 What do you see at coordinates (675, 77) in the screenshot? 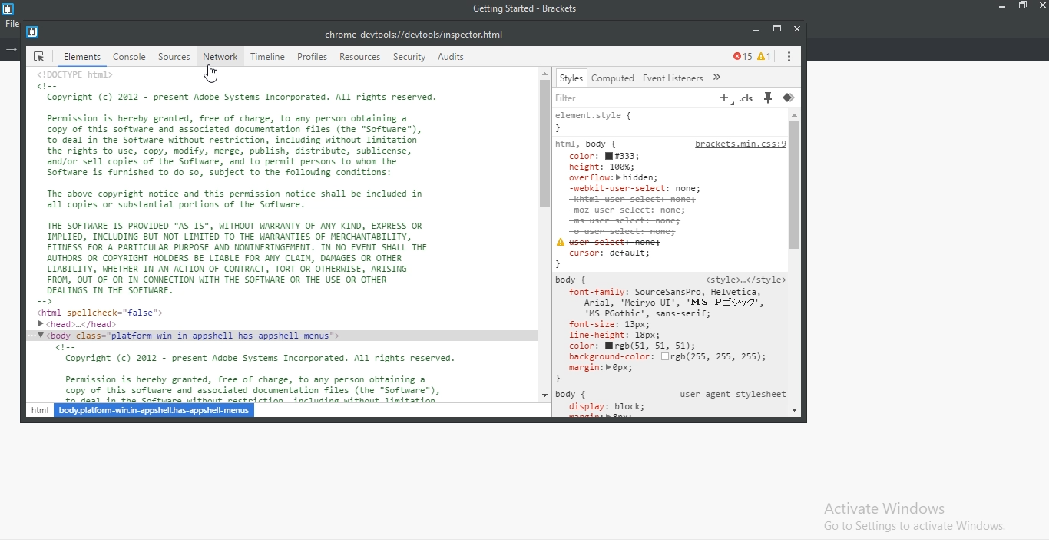
I see `Event Listeners` at bounding box center [675, 77].